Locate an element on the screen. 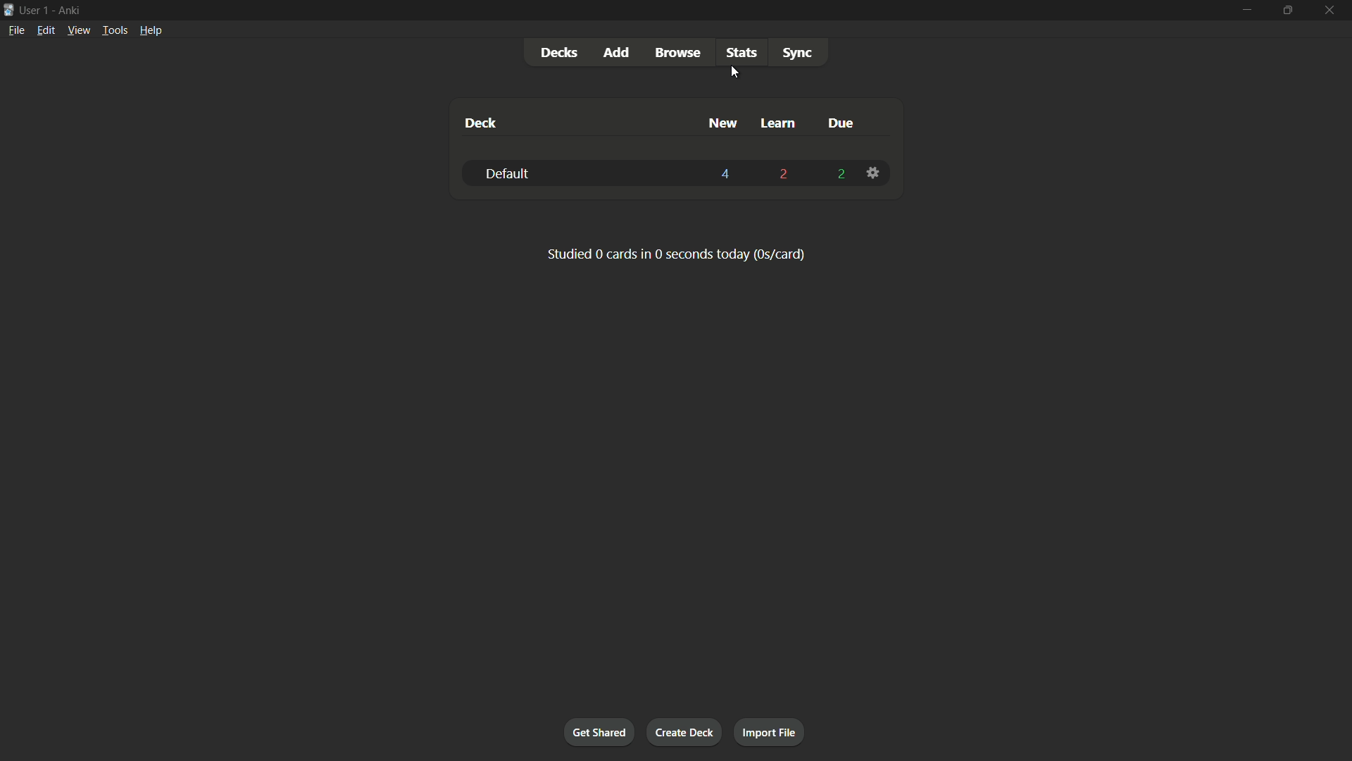 Image resolution: width=1352 pixels, height=761 pixels. deck is located at coordinates (480, 125).